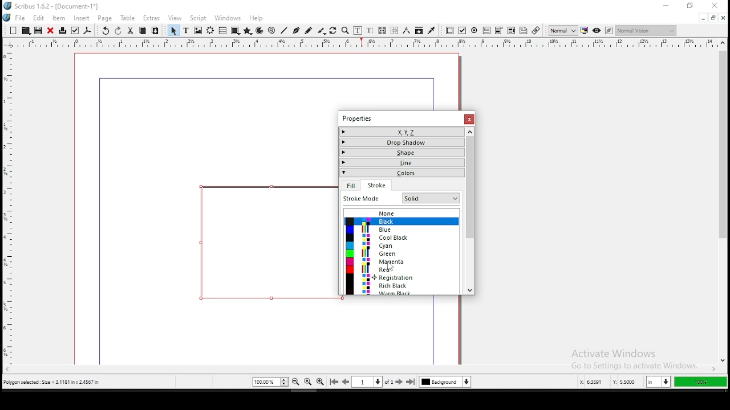 Image resolution: width=730 pixels, height=410 pixels. Describe the element at coordinates (370, 31) in the screenshot. I see `edit text with story editor` at that location.